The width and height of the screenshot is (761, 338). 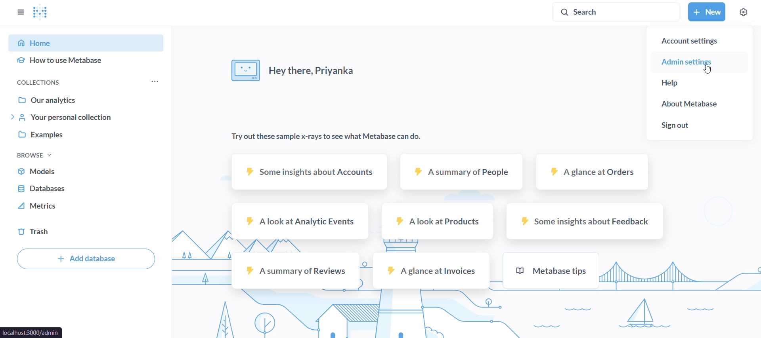 I want to click on account settings, so click(x=698, y=38).